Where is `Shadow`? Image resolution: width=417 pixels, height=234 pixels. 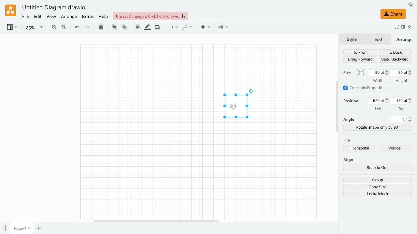 Shadow is located at coordinates (157, 28).